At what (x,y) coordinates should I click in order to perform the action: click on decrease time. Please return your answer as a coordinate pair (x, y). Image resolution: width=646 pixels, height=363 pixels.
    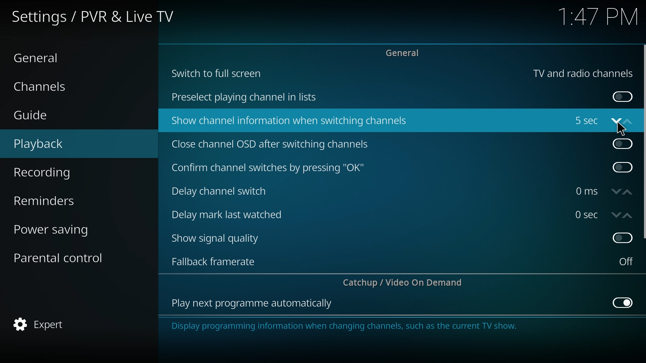
    Looking at the image, I should click on (616, 215).